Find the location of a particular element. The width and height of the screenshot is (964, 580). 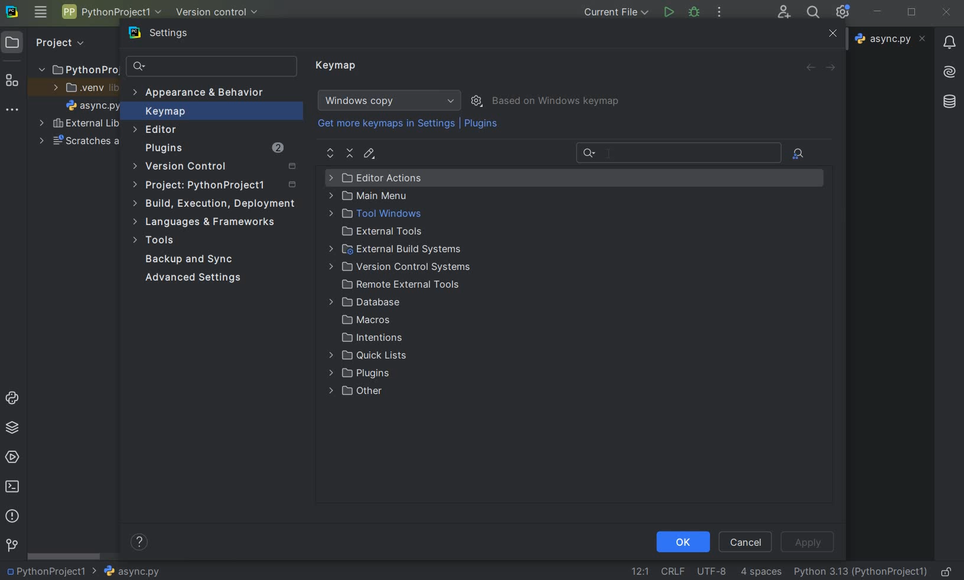

AI asistant is located at coordinates (948, 69).